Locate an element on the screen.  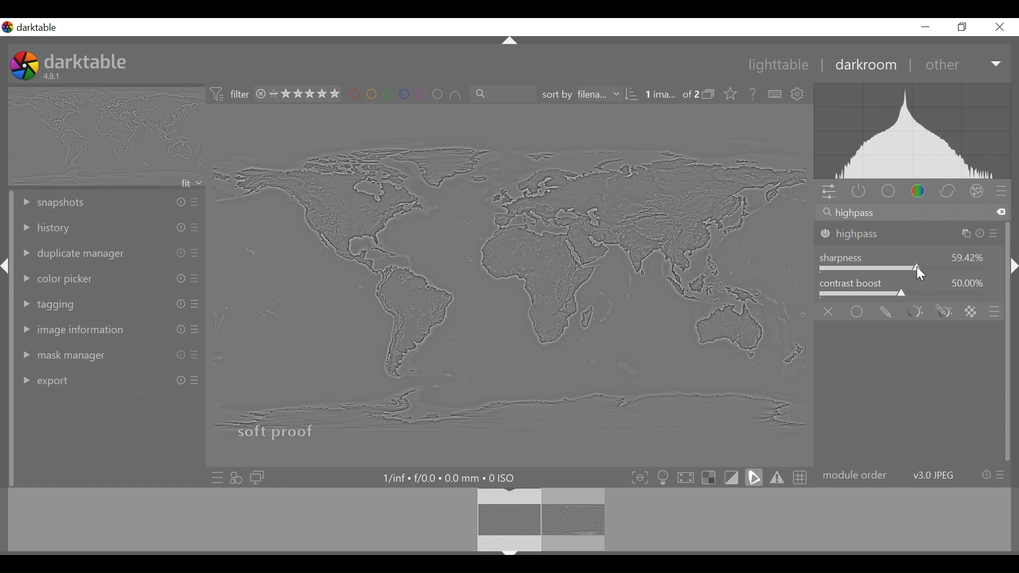
presets is located at coordinates (1001, 190).